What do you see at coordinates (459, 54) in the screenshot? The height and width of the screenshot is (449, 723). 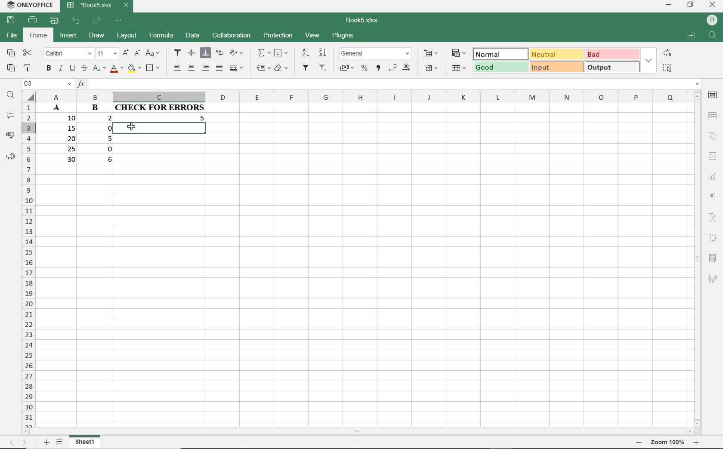 I see `CONDITIONAL FORMATTING` at bounding box center [459, 54].